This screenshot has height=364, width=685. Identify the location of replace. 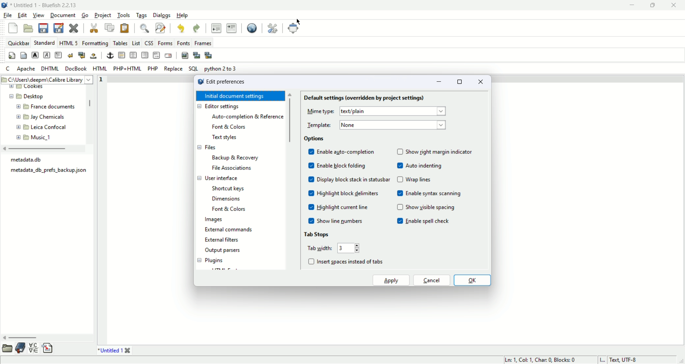
(173, 69).